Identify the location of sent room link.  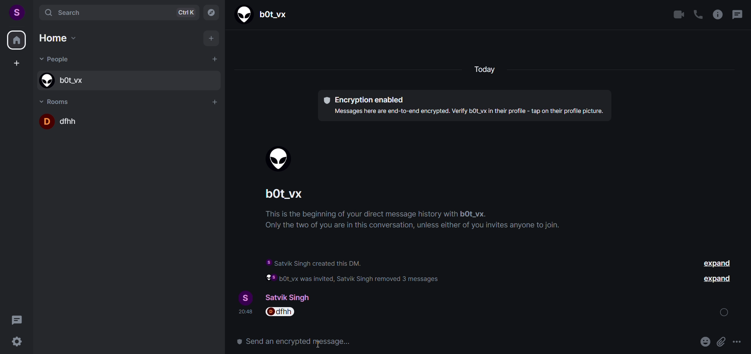
(280, 313).